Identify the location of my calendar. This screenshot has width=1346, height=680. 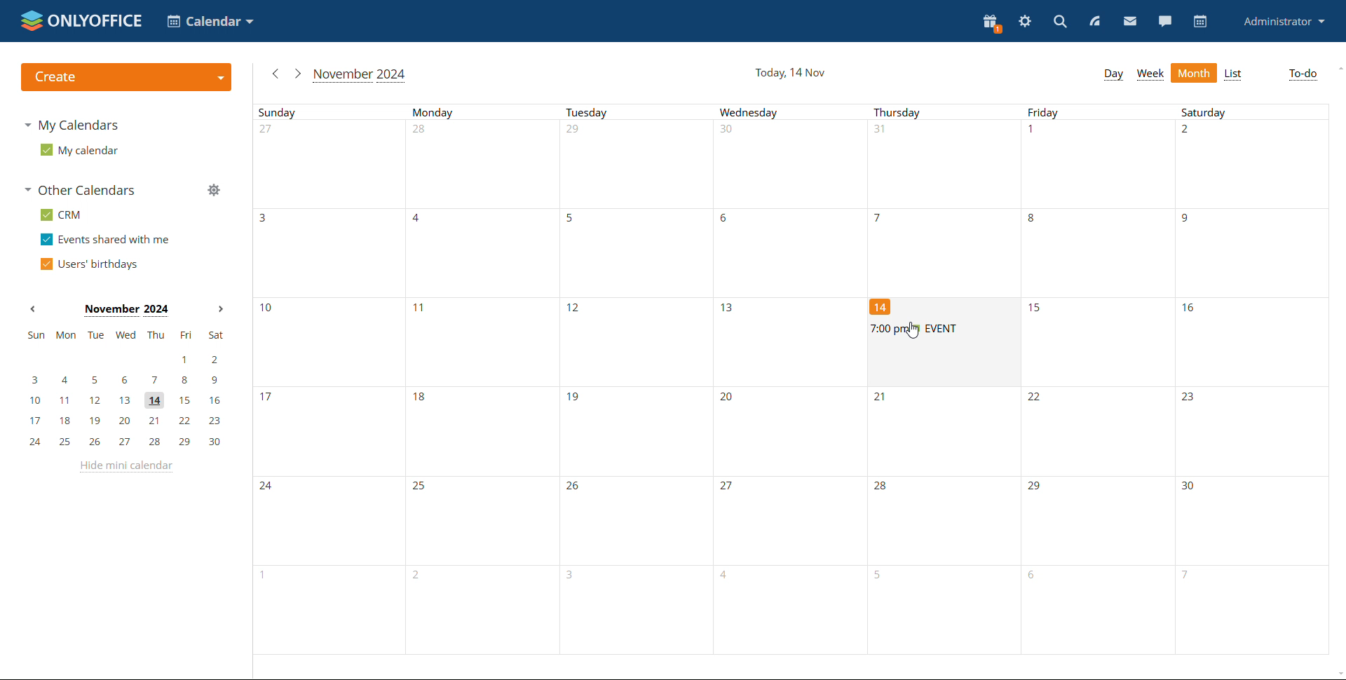
(80, 150).